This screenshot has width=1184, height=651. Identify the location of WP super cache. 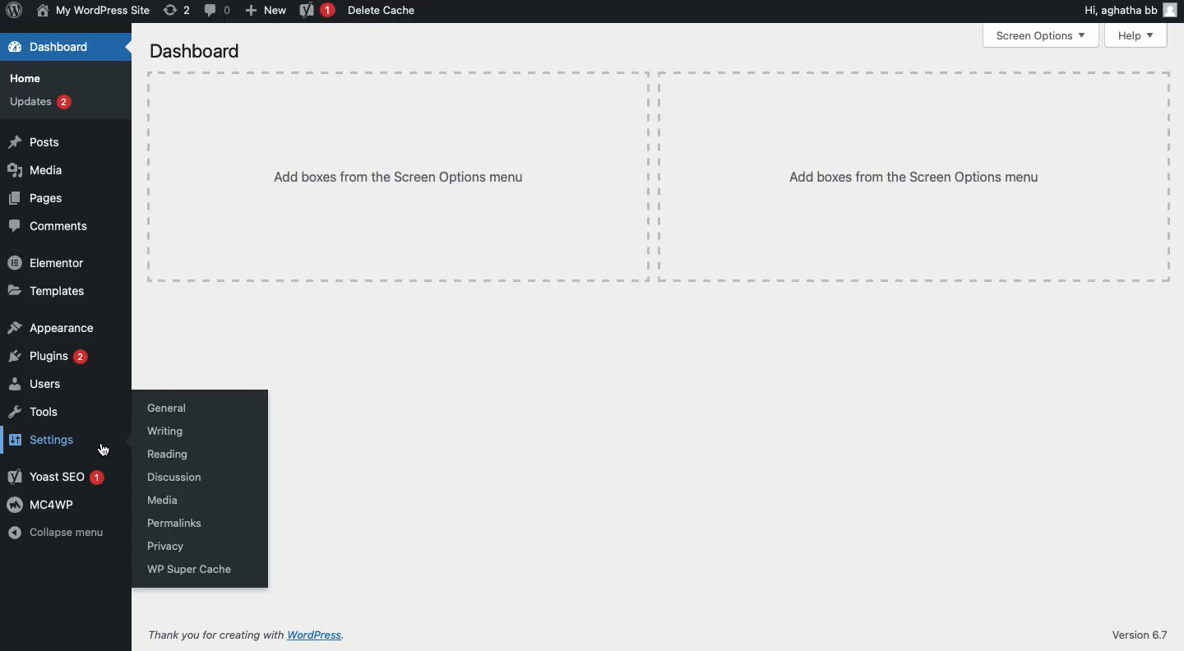
(188, 569).